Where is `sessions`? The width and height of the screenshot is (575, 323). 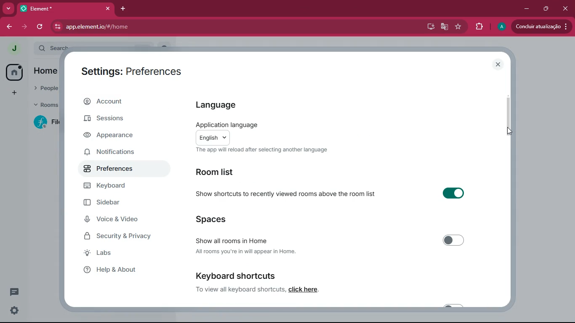 sessions is located at coordinates (119, 119).